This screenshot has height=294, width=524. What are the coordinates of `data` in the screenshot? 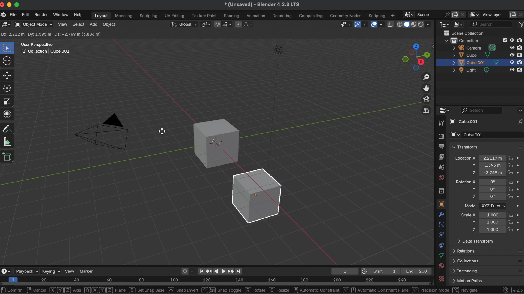 It's located at (442, 255).